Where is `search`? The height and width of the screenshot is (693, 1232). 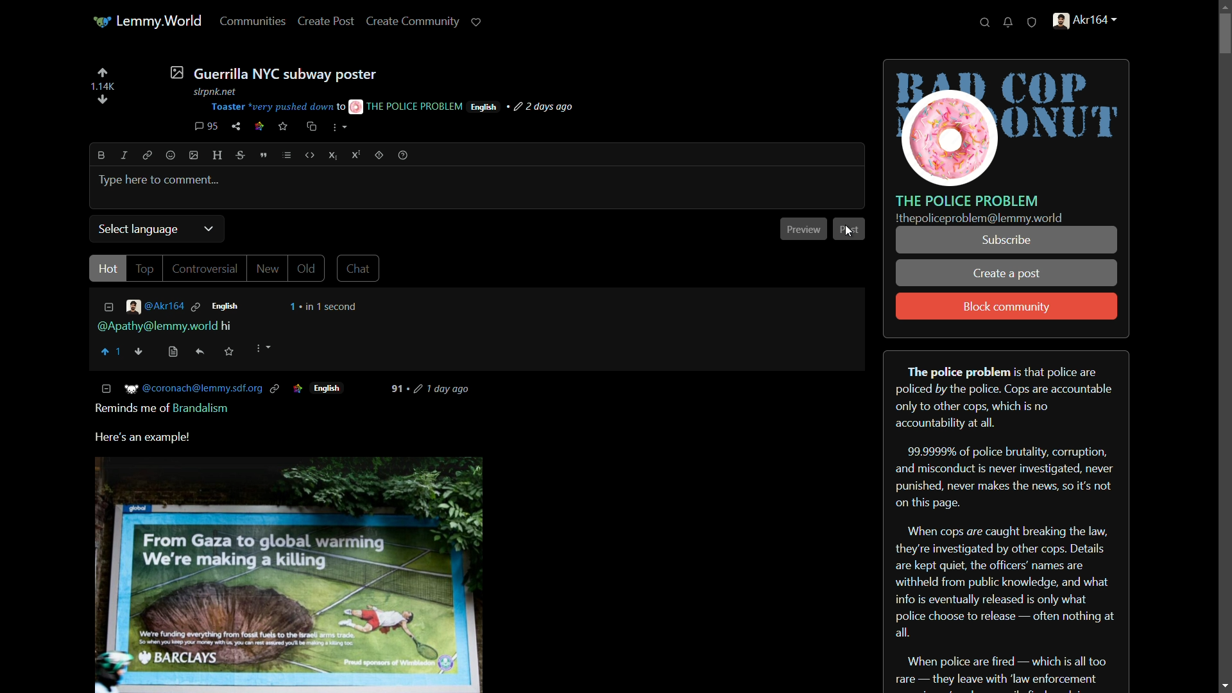
search is located at coordinates (985, 23).